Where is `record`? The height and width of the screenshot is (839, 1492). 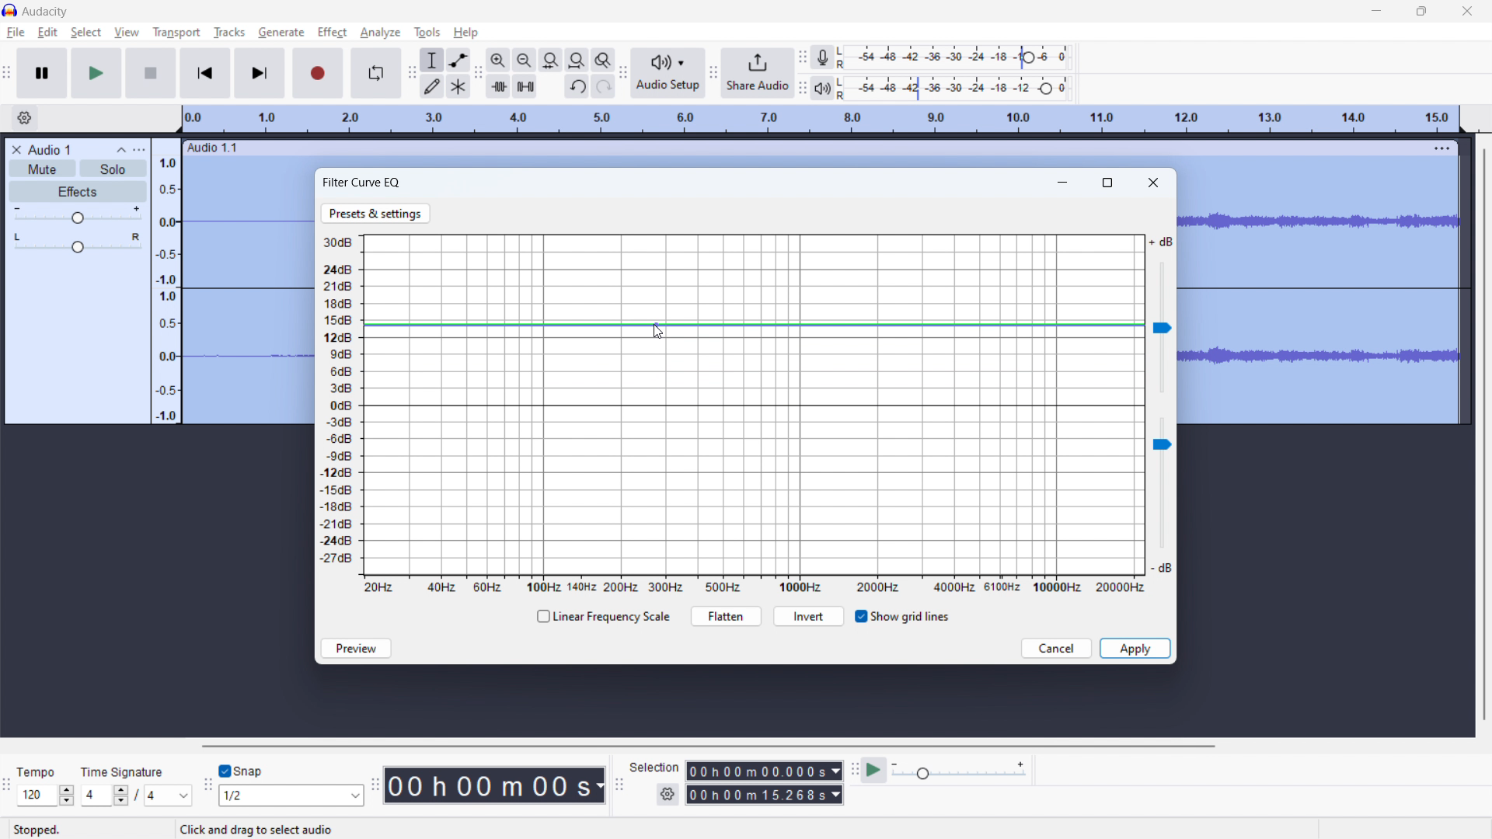
record is located at coordinates (319, 73).